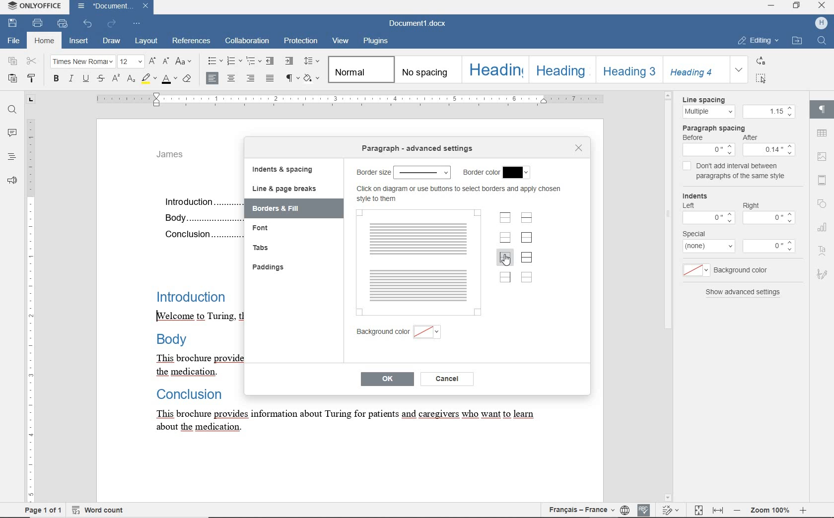 The width and height of the screenshot is (834, 518). Describe the element at coordinates (626, 70) in the screenshot. I see `heading 3` at that location.